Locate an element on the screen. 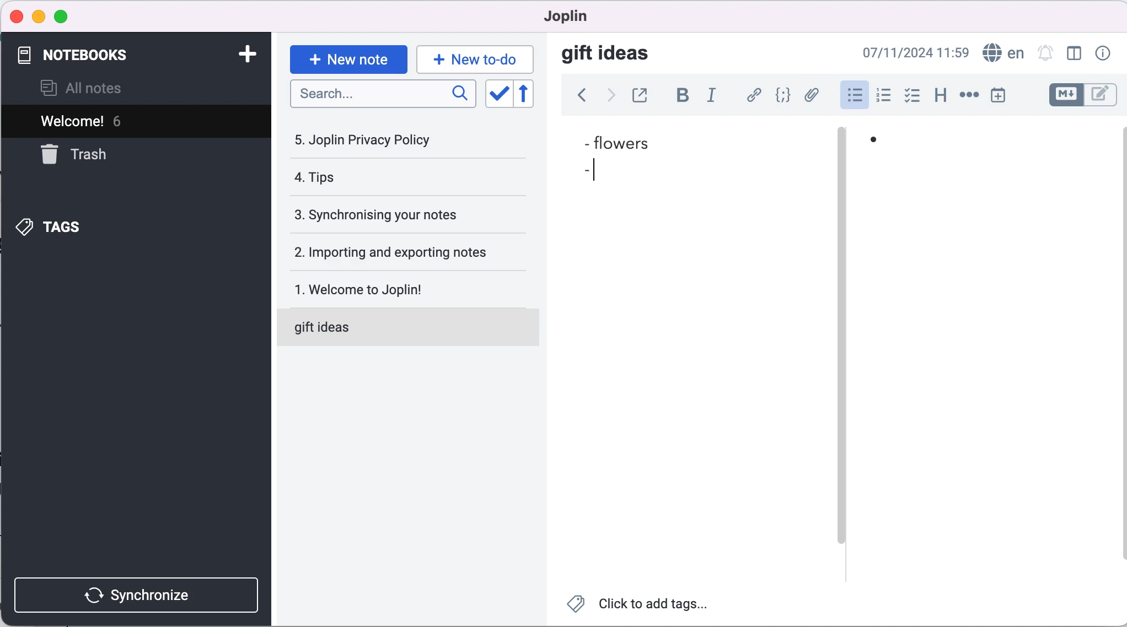  bulleted list is located at coordinates (853, 94).